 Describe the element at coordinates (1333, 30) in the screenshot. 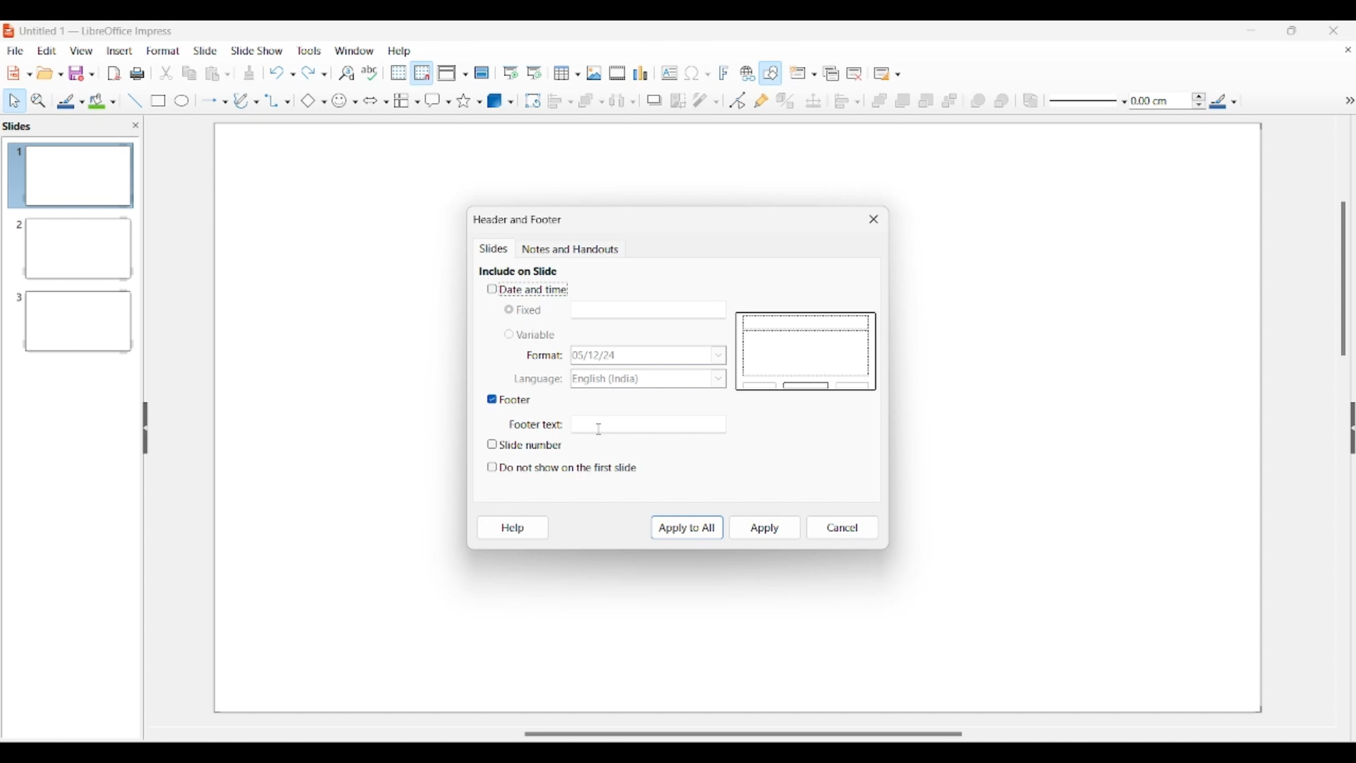

I see `Close interface` at that location.